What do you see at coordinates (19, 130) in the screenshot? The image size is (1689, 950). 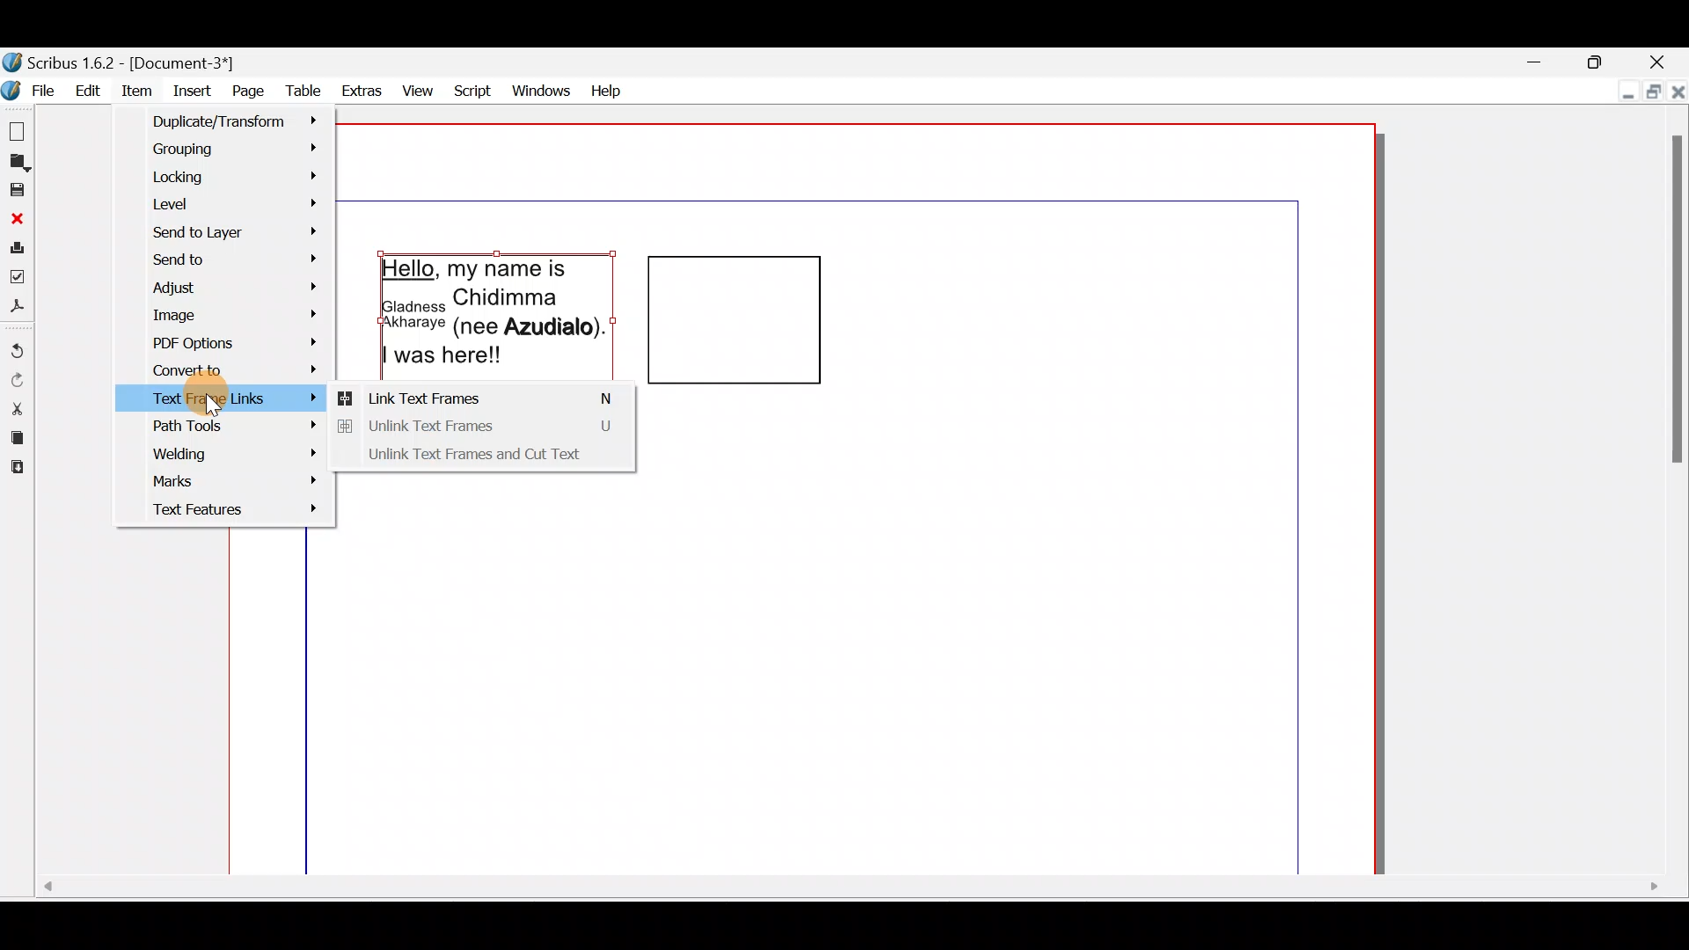 I see `New` at bounding box center [19, 130].